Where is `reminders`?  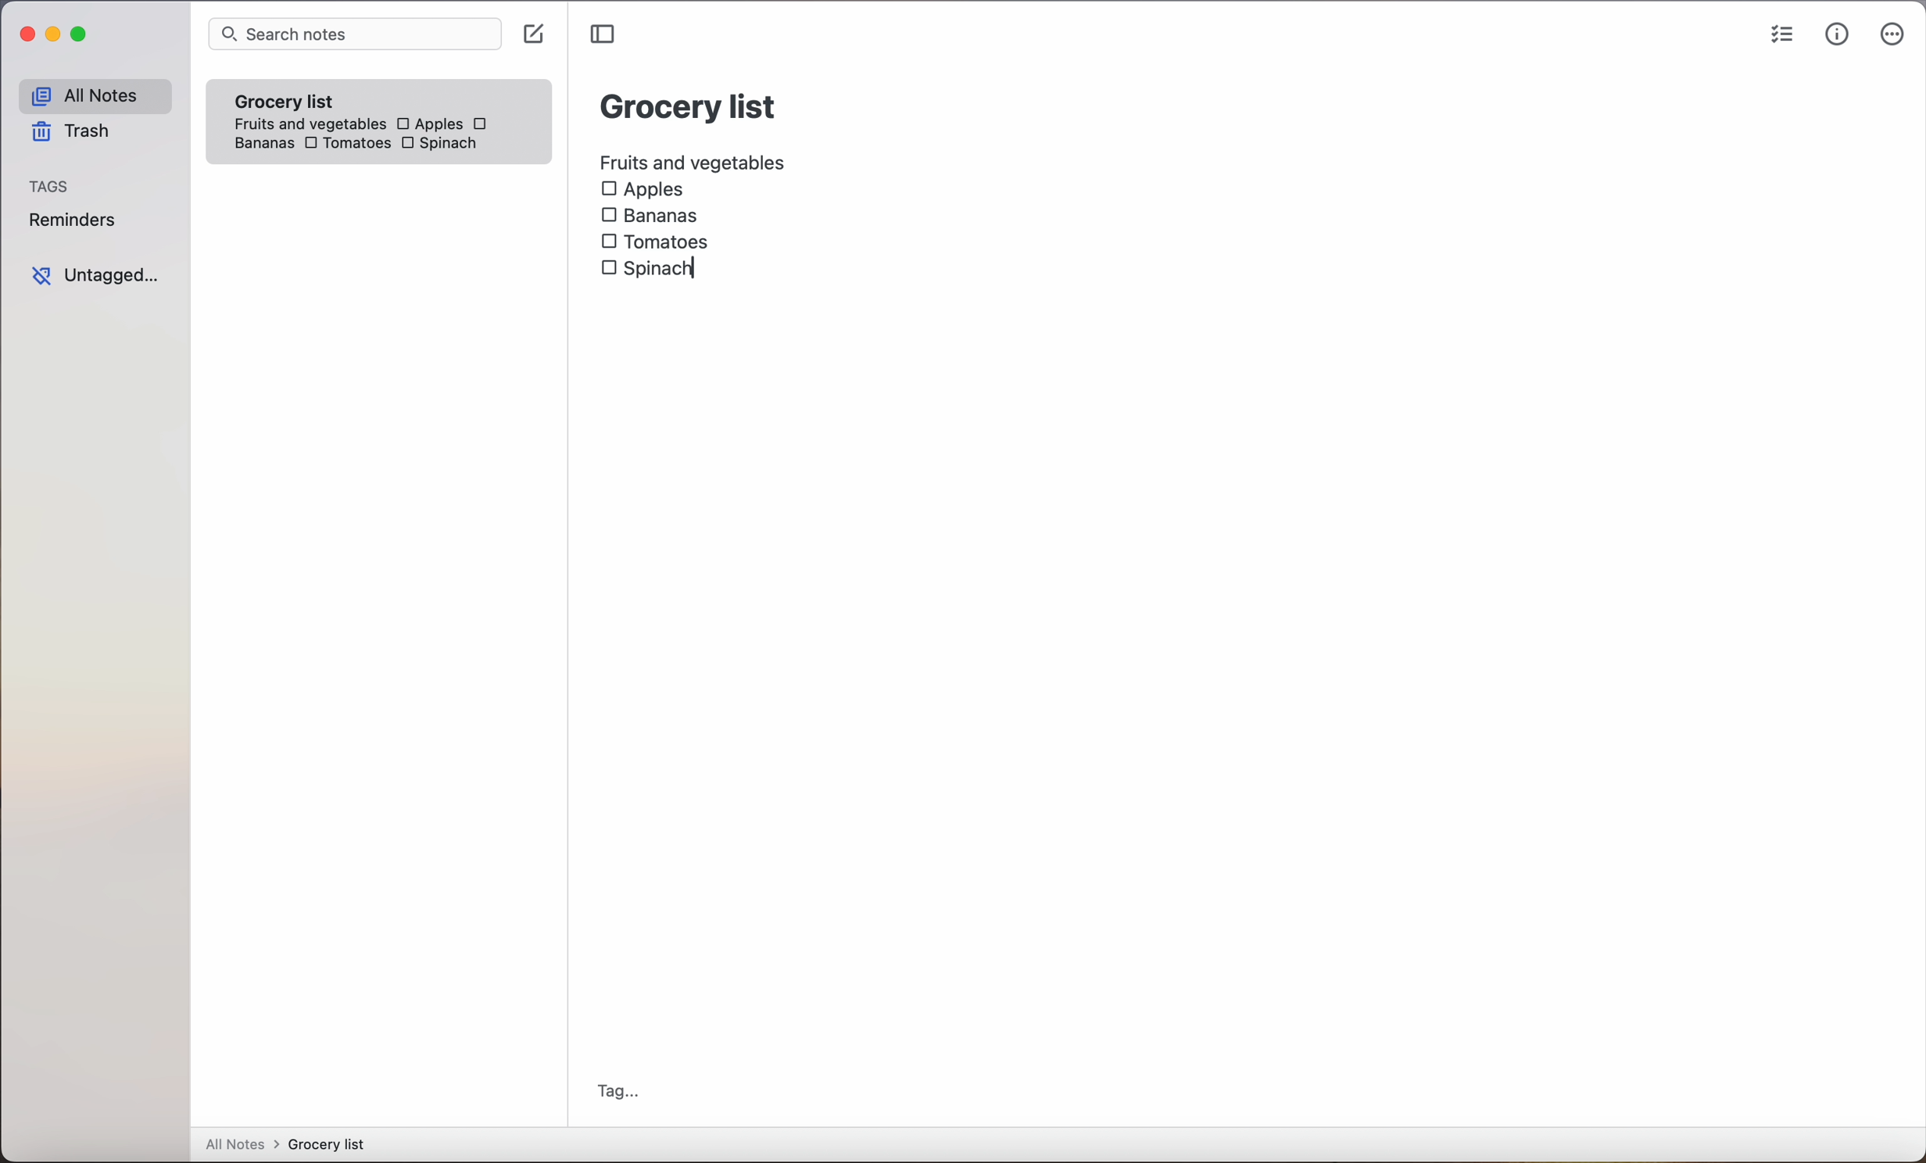
reminders is located at coordinates (71, 223).